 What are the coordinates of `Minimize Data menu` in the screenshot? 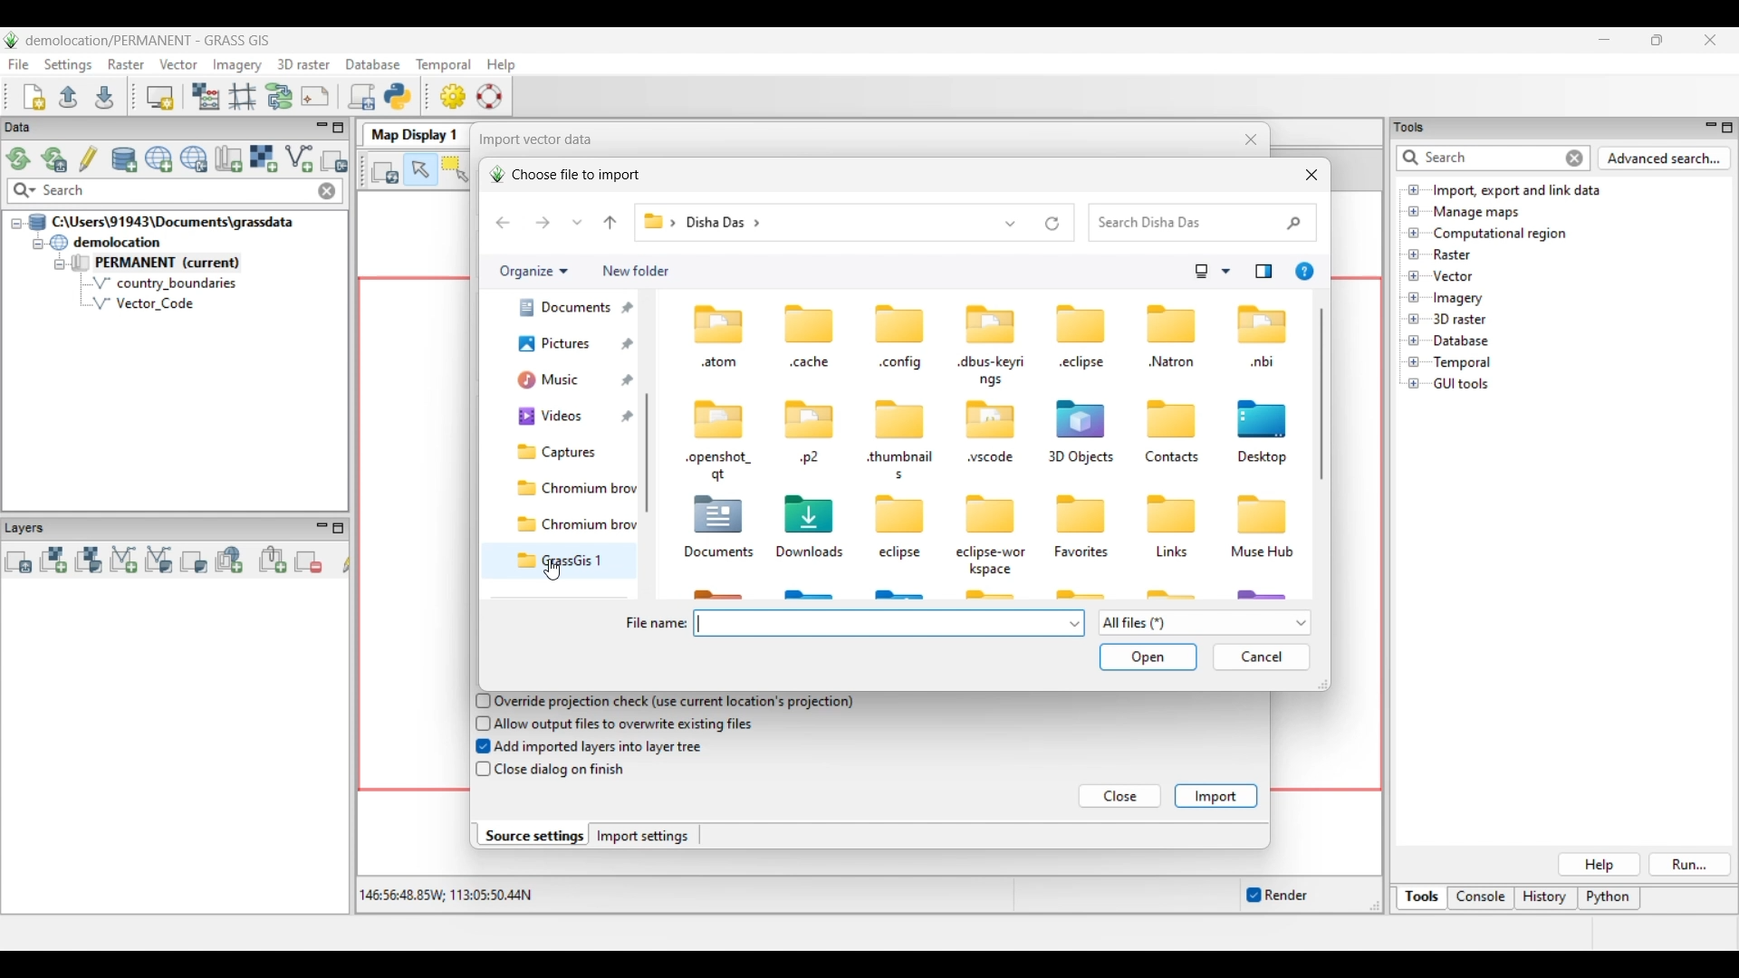 It's located at (322, 129).